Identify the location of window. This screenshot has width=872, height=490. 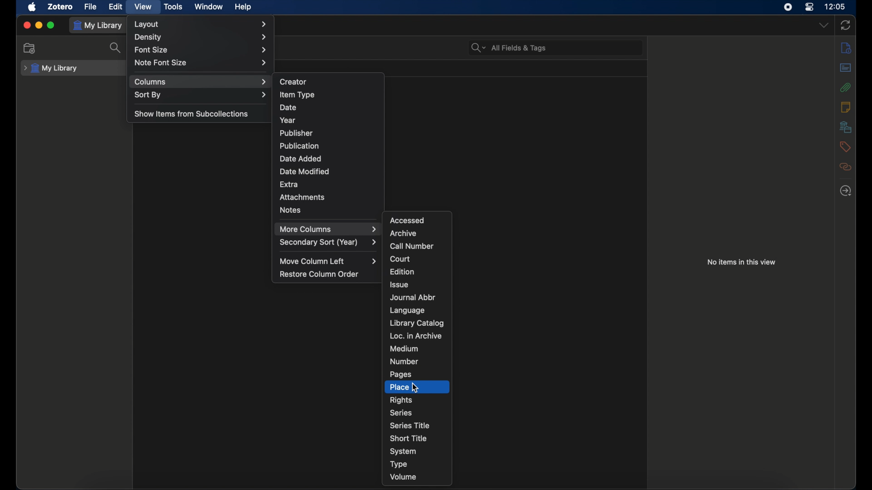
(208, 6).